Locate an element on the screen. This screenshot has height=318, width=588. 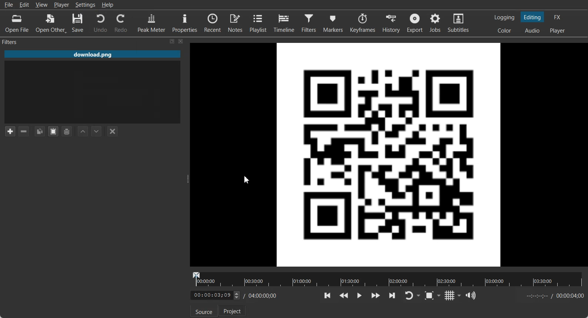
Move filter Down is located at coordinates (97, 131).